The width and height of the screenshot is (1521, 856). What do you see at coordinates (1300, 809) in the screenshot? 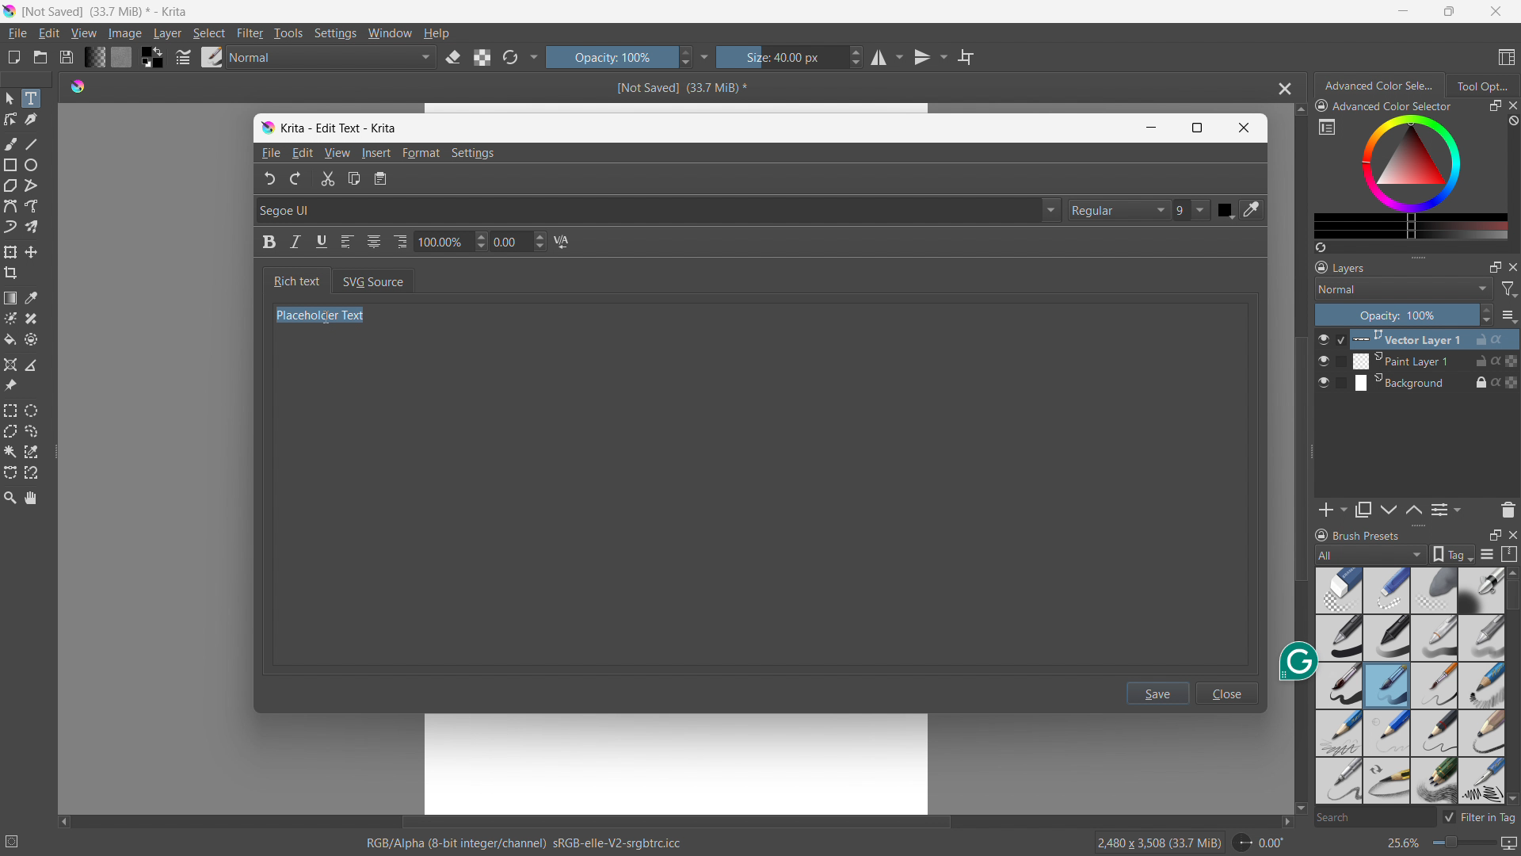
I see `scroll down` at bounding box center [1300, 809].